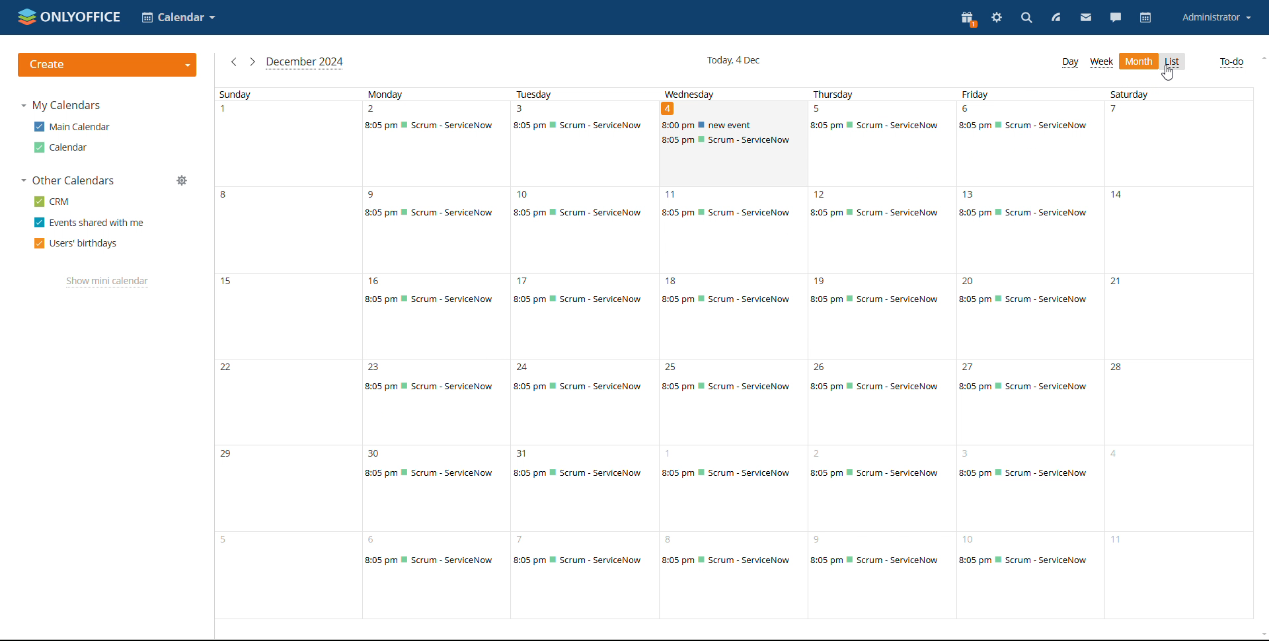 This screenshot has height=641, width=1269. Describe the element at coordinates (1145, 18) in the screenshot. I see `calendar` at that location.